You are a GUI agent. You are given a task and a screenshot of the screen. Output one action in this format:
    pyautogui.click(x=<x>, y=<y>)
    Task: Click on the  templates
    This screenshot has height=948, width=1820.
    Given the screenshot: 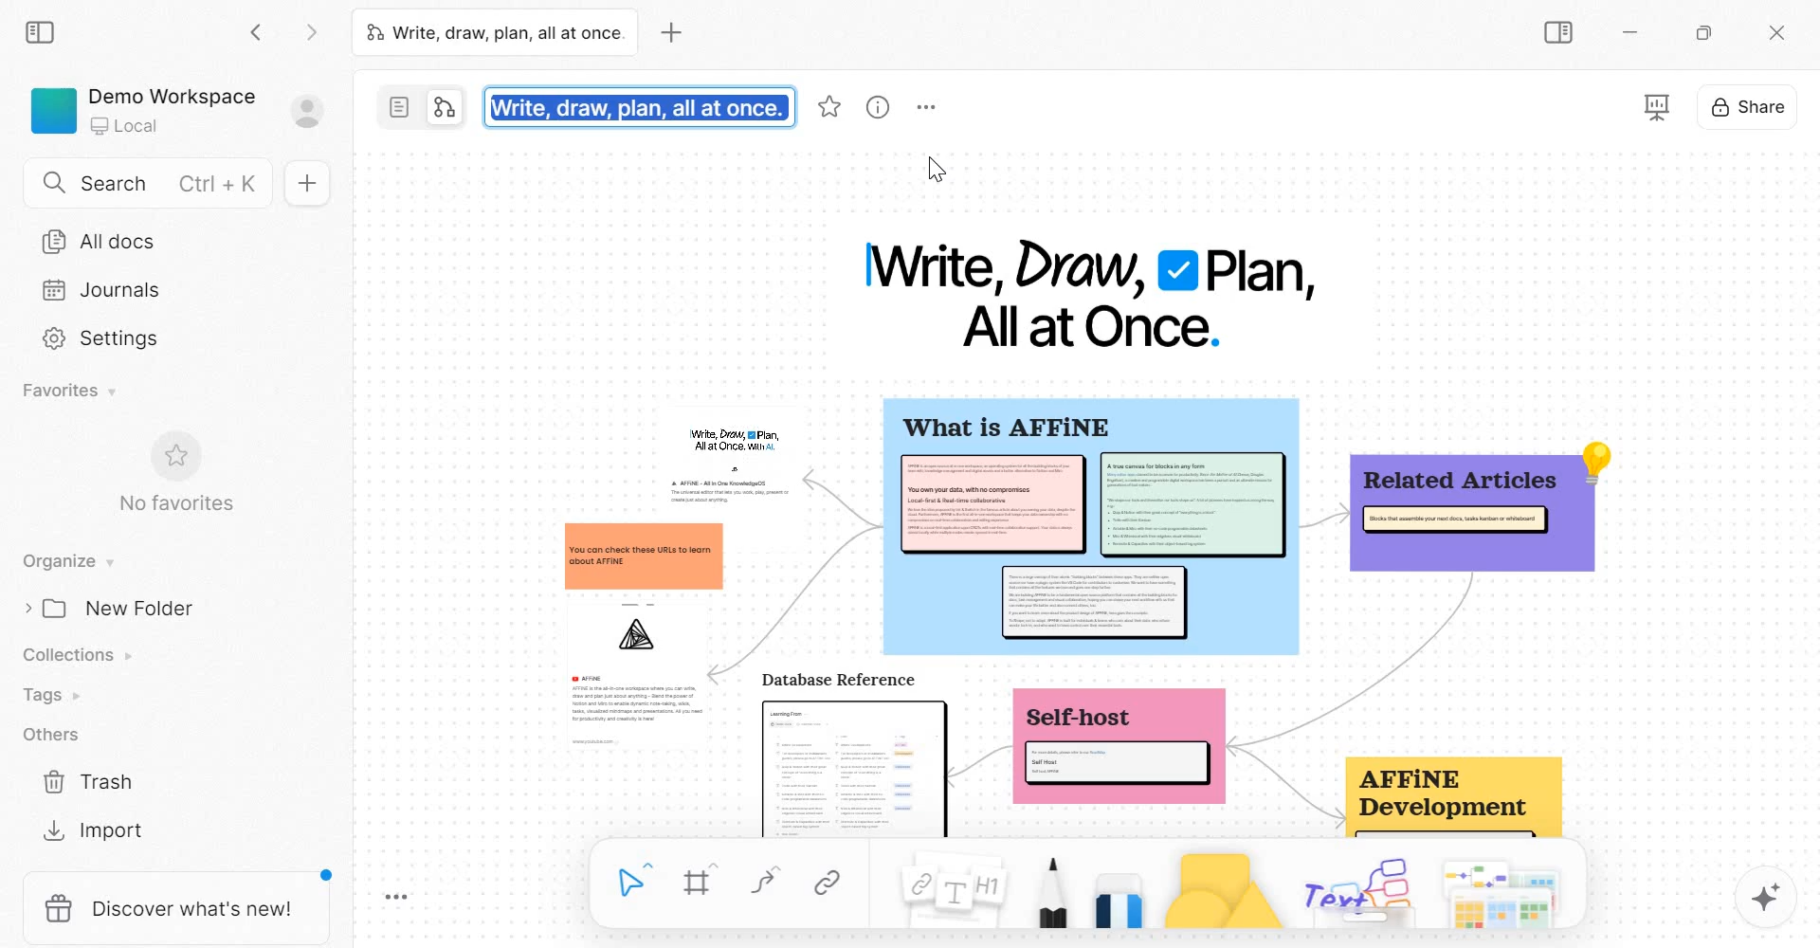 What is the action you would take?
    pyautogui.click(x=1501, y=892)
    